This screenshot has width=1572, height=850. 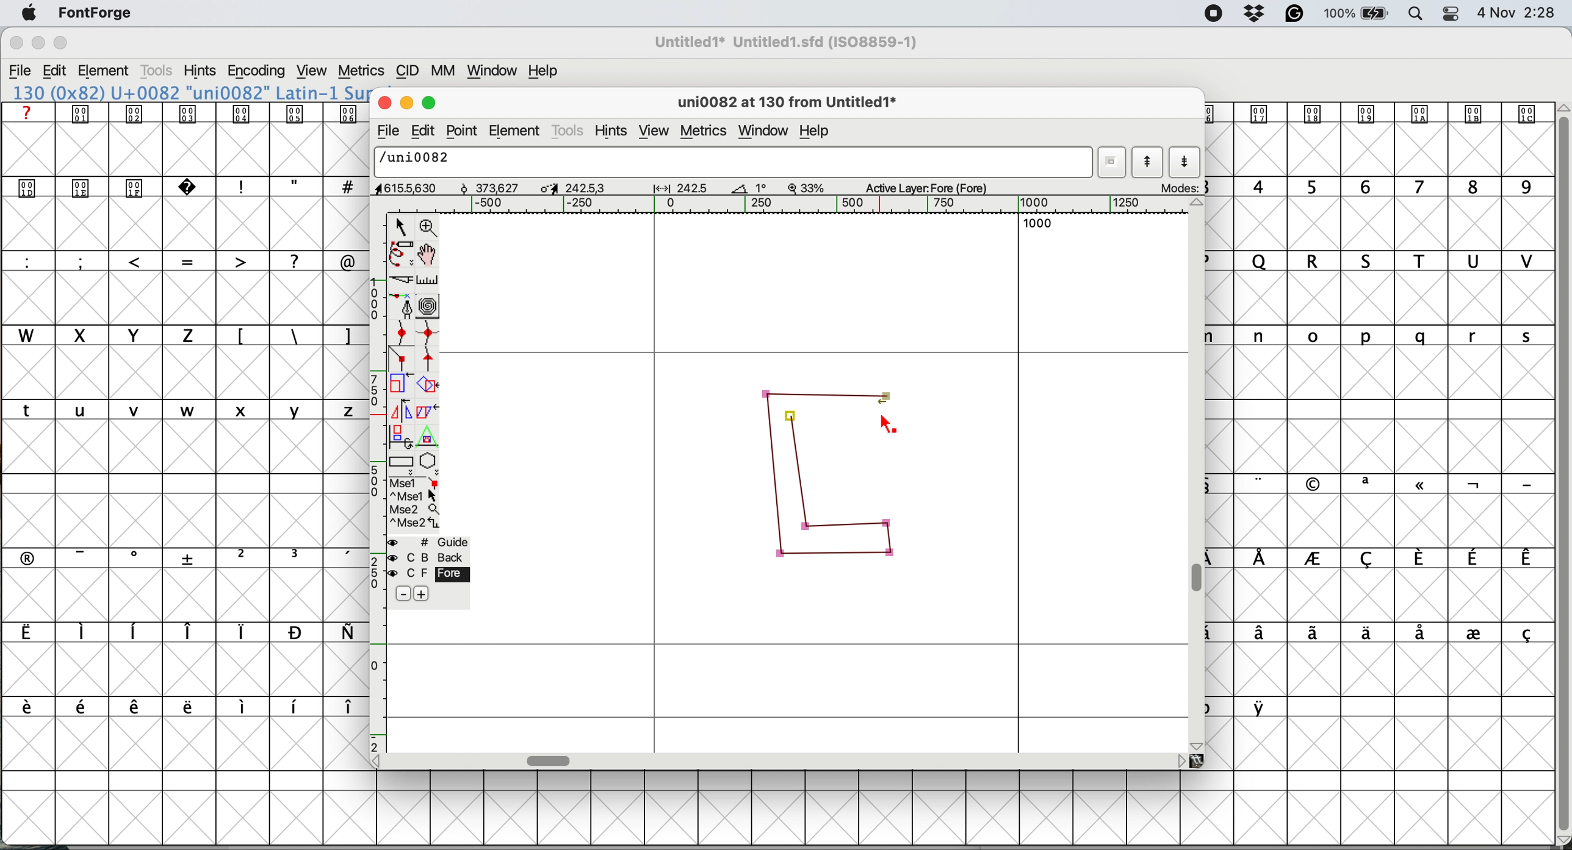 What do you see at coordinates (361, 71) in the screenshot?
I see `metrics` at bounding box center [361, 71].